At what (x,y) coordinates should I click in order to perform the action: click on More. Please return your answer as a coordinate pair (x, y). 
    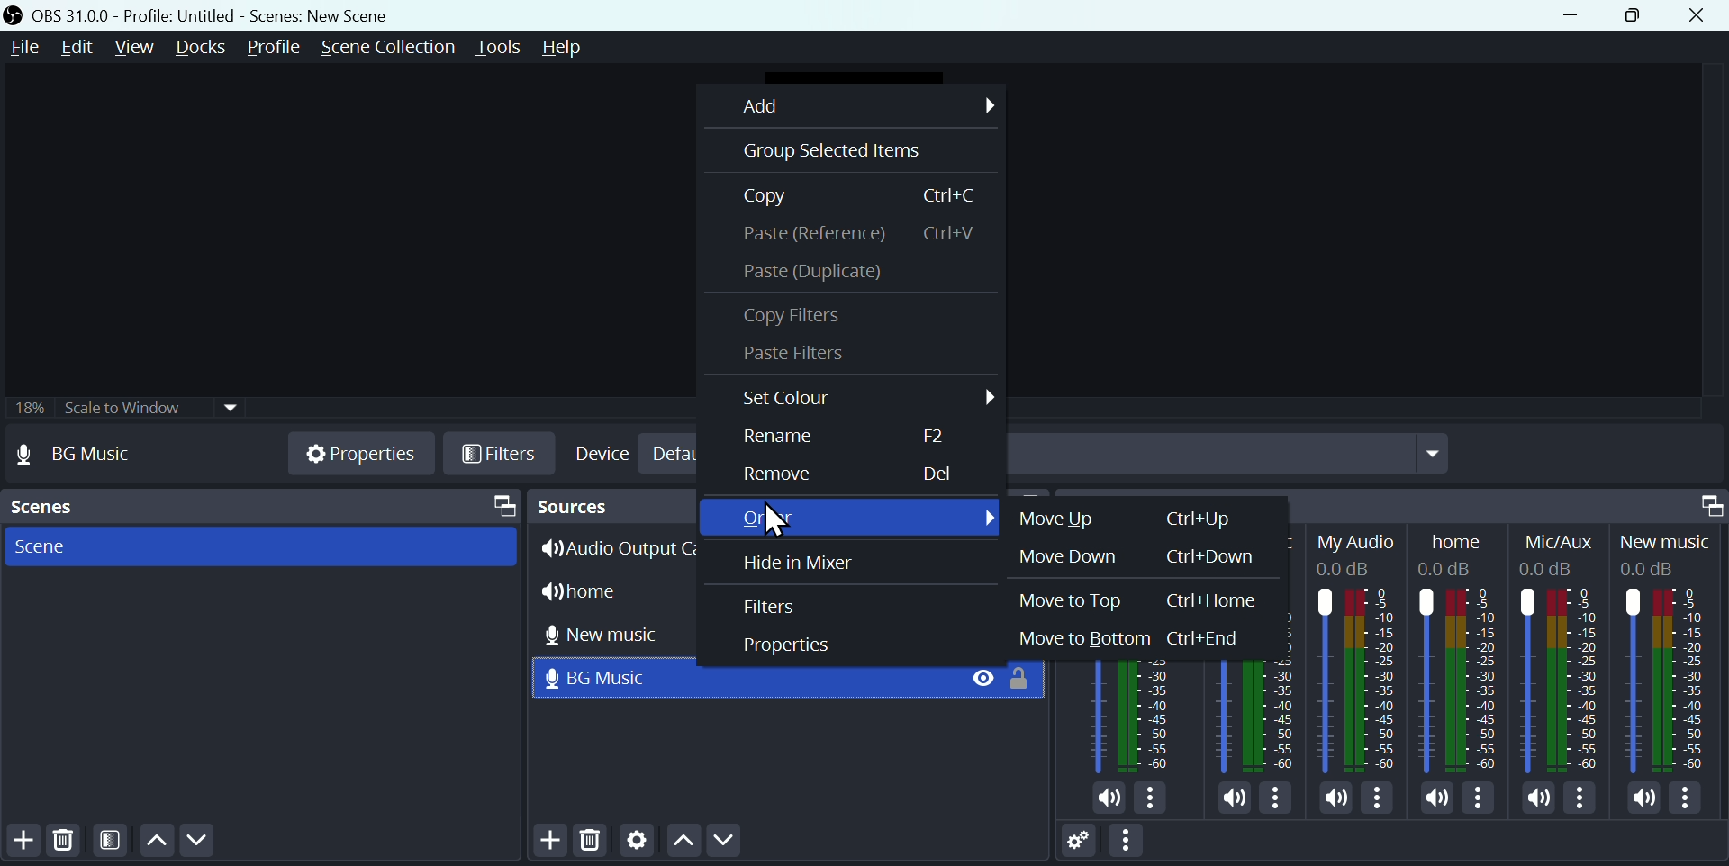
    Looking at the image, I should click on (1154, 799).